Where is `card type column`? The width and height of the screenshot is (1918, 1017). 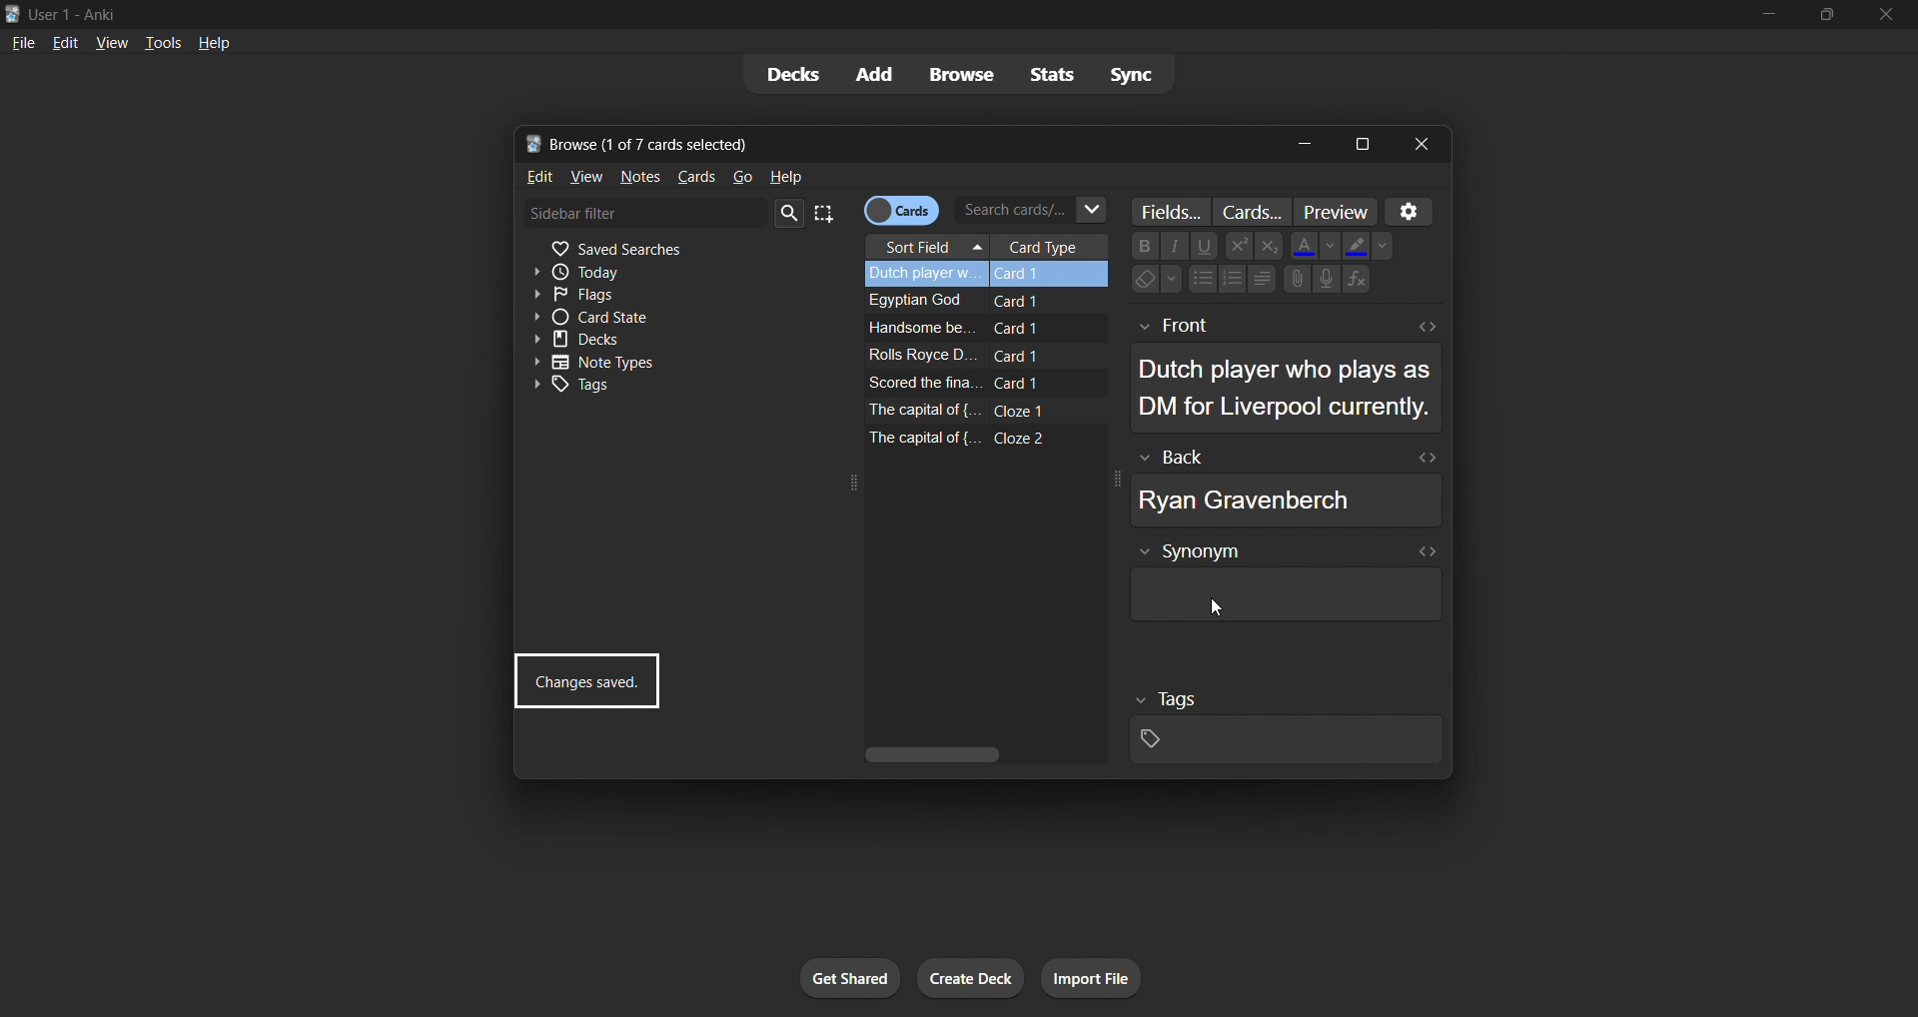 card type column is located at coordinates (1054, 247).